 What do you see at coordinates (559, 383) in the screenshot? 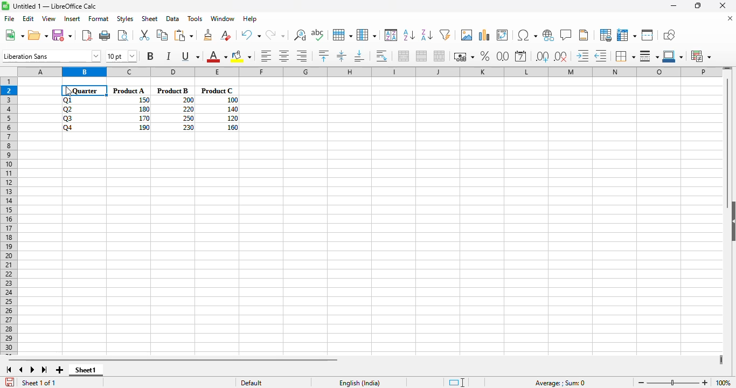
I see `Average: ; Sum: 0` at bounding box center [559, 383].